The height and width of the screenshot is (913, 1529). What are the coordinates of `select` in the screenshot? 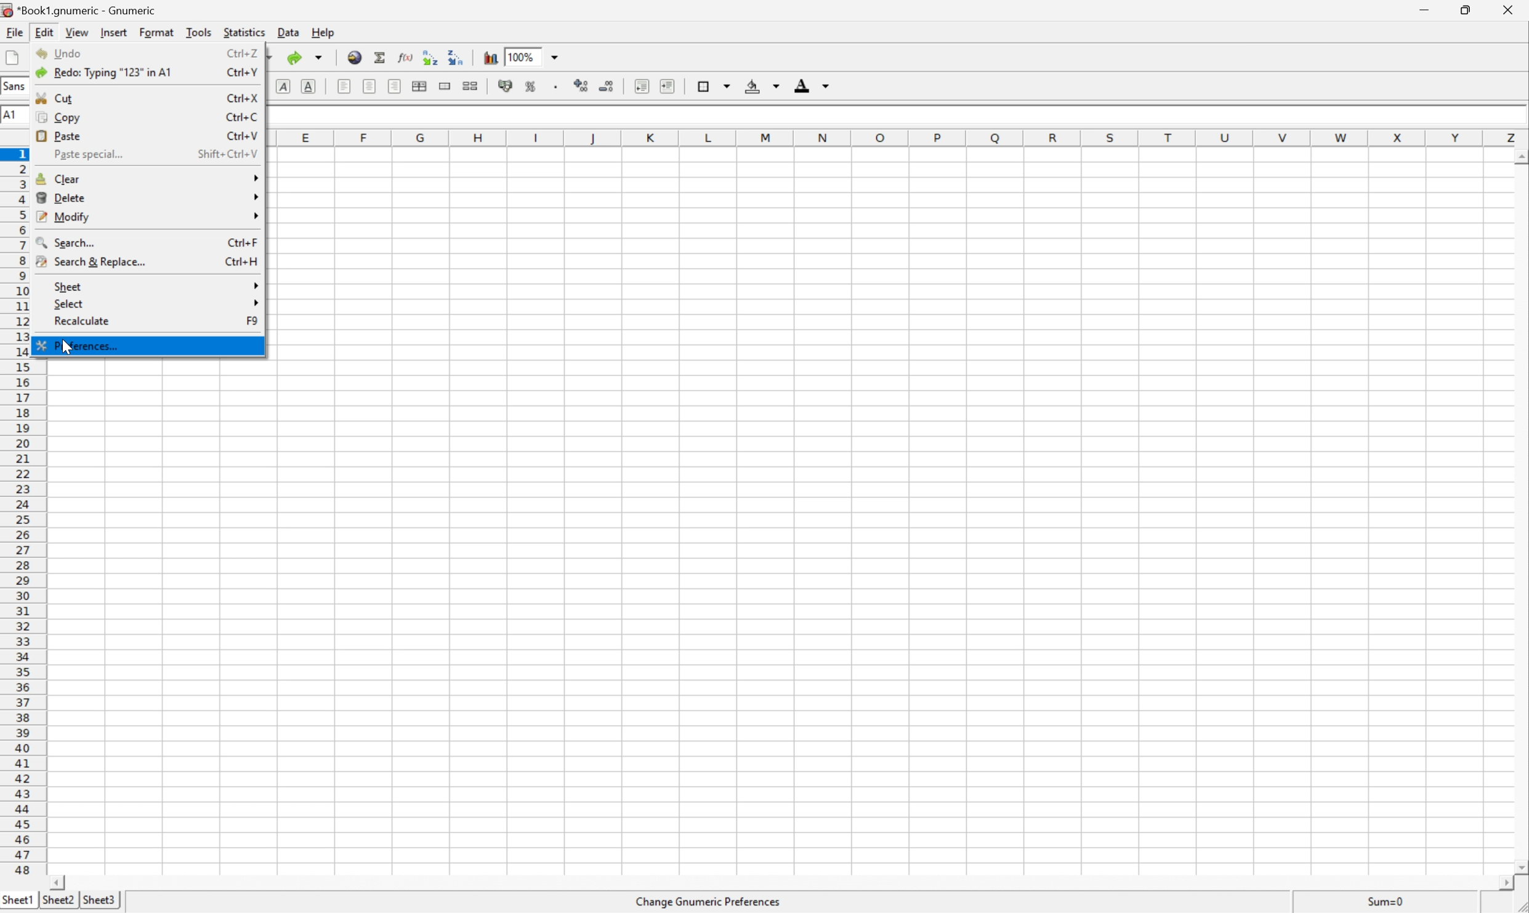 It's located at (156, 303).